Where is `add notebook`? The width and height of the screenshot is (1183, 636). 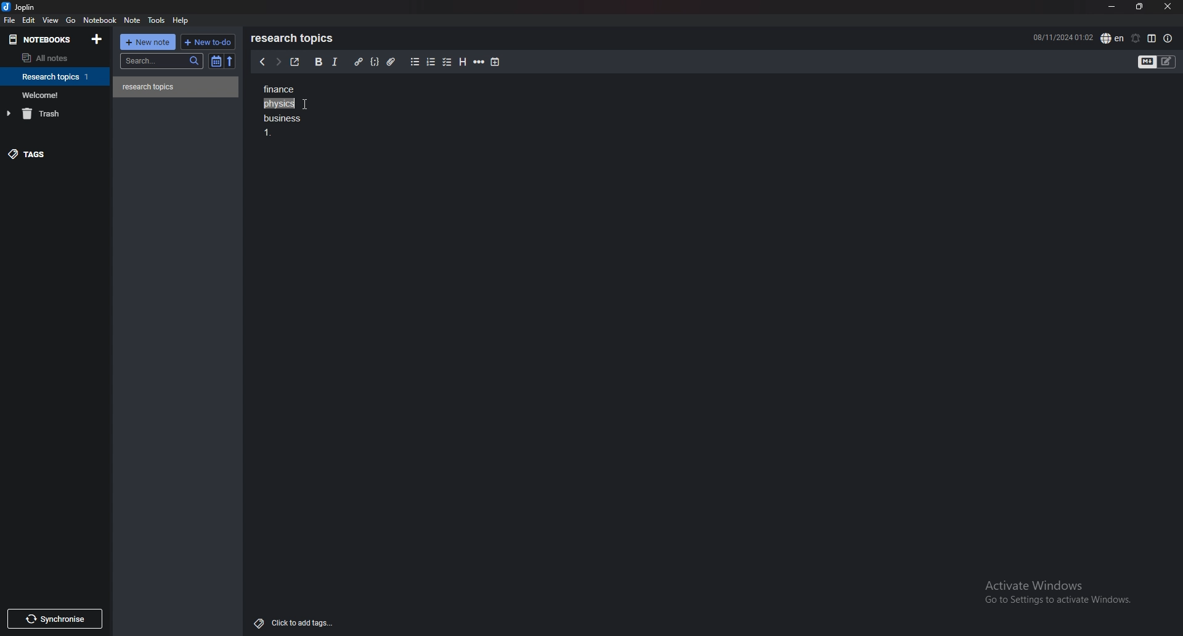
add notebook is located at coordinates (96, 39).